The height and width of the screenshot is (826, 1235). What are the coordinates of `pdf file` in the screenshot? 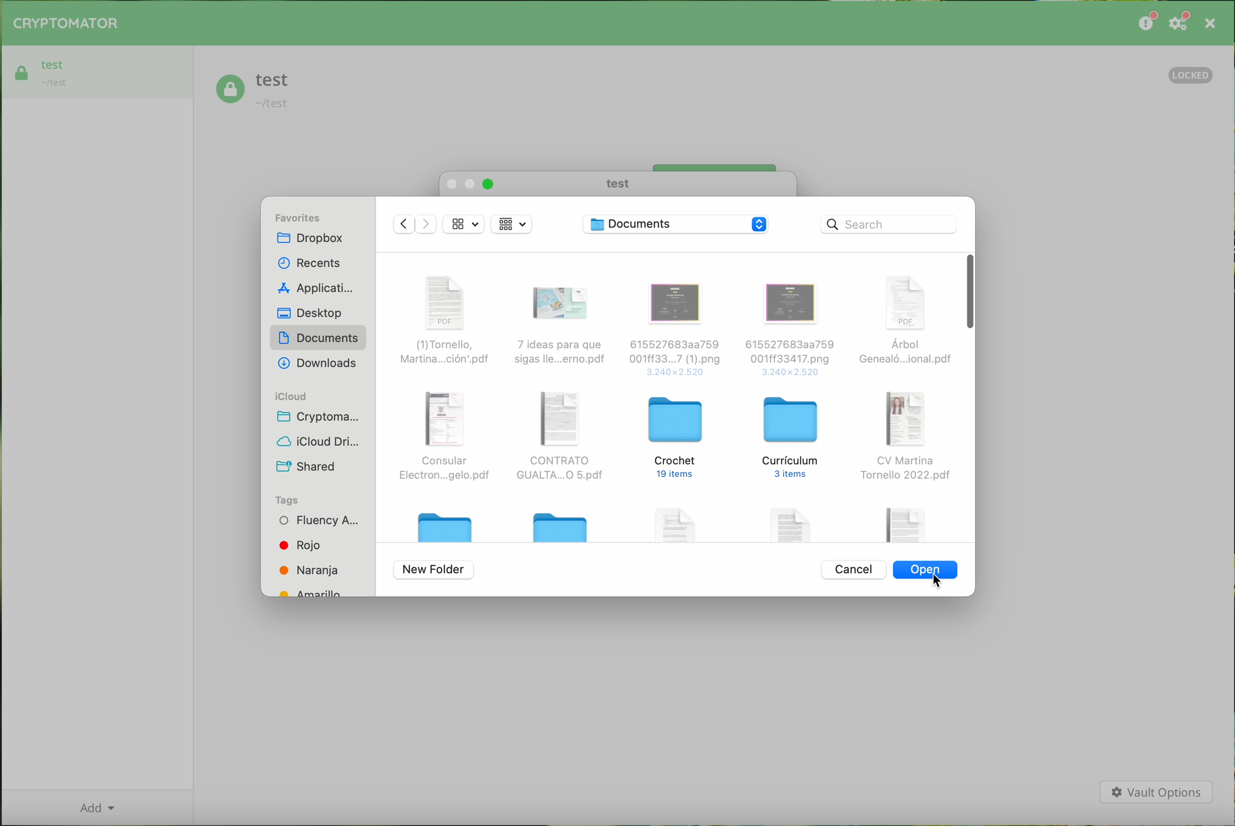 It's located at (559, 436).